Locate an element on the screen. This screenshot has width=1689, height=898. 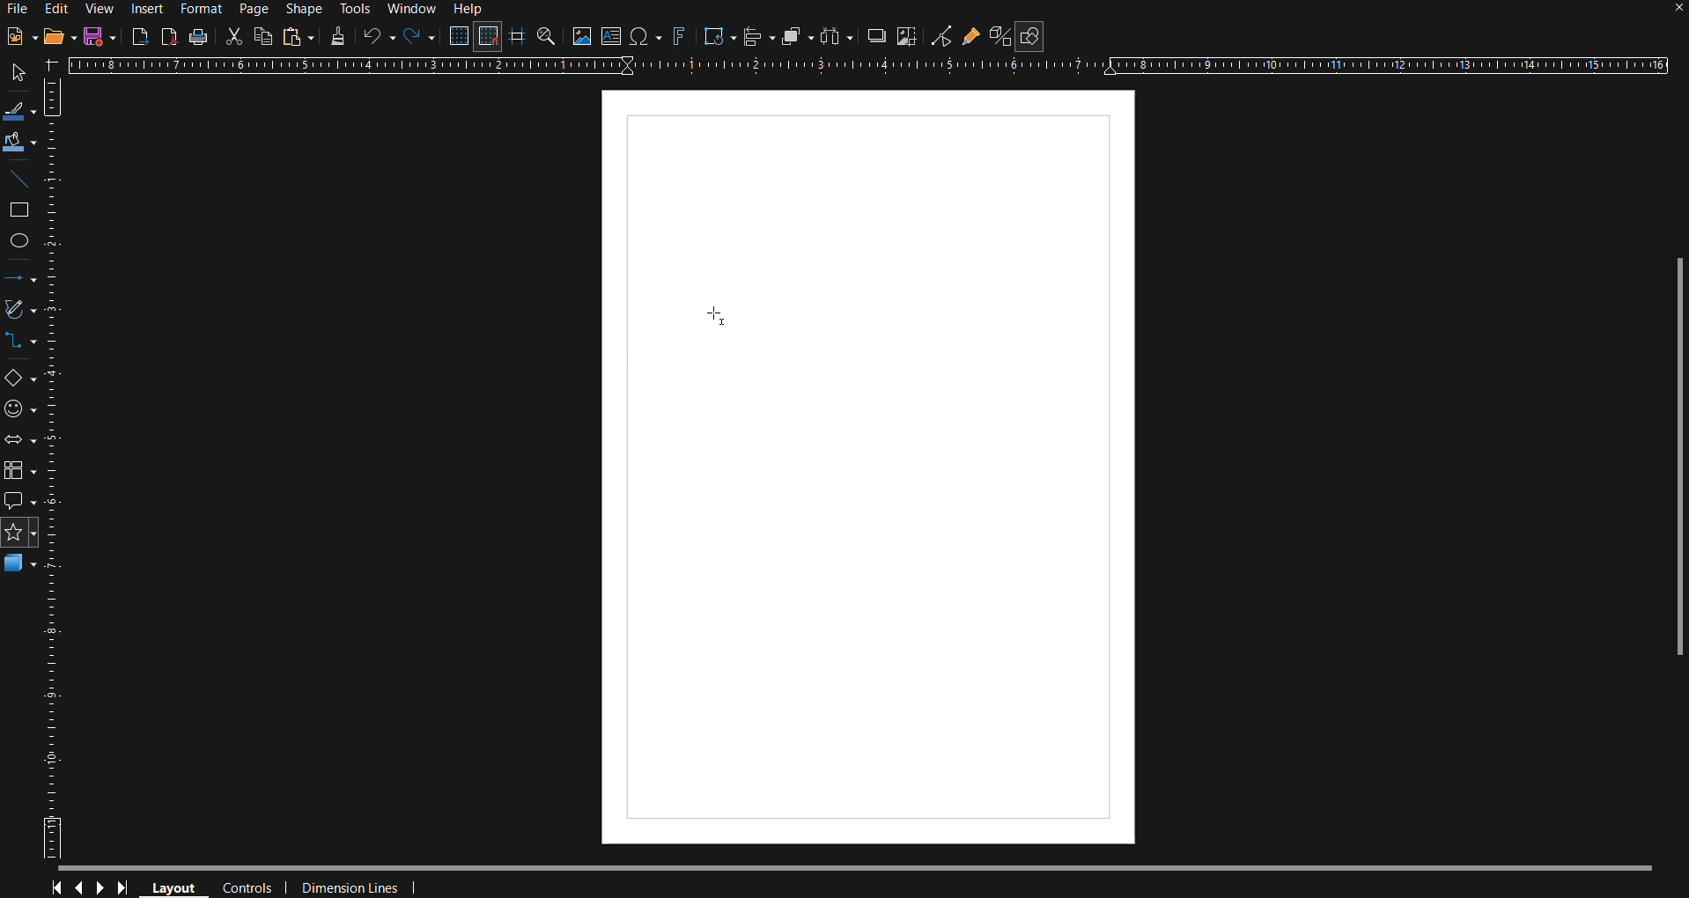
Transformations is located at coordinates (717, 38).